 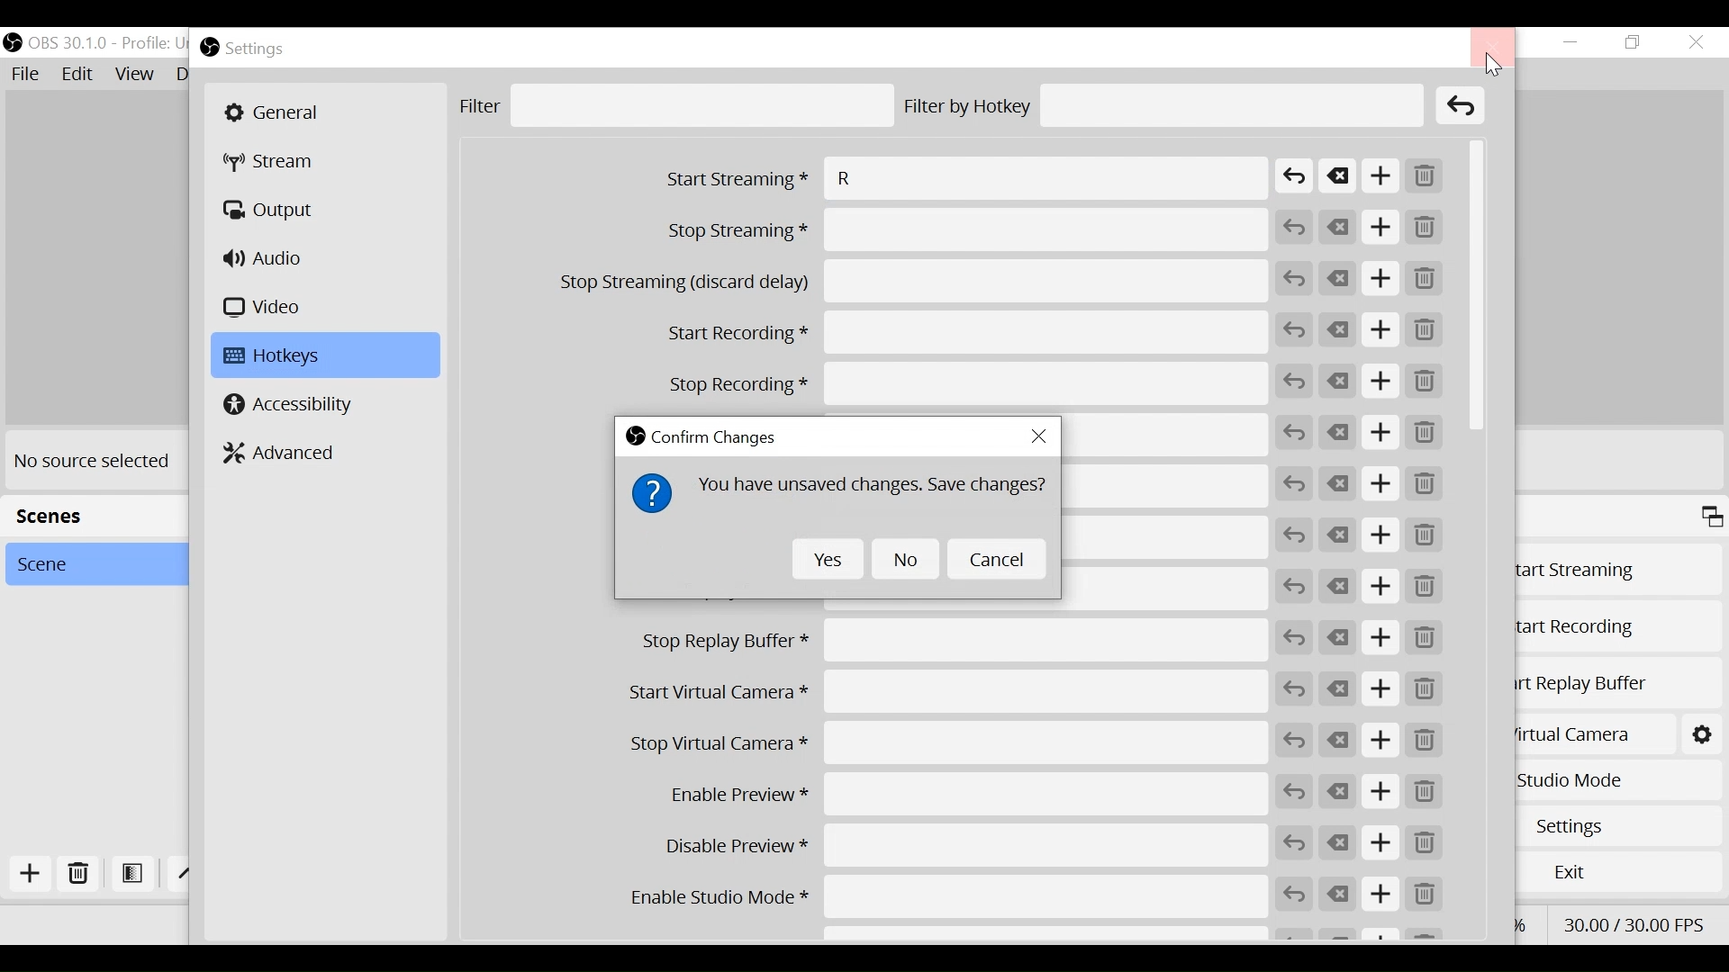 What do you see at coordinates (1624, 869) in the screenshot?
I see `Exit` at bounding box center [1624, 869].